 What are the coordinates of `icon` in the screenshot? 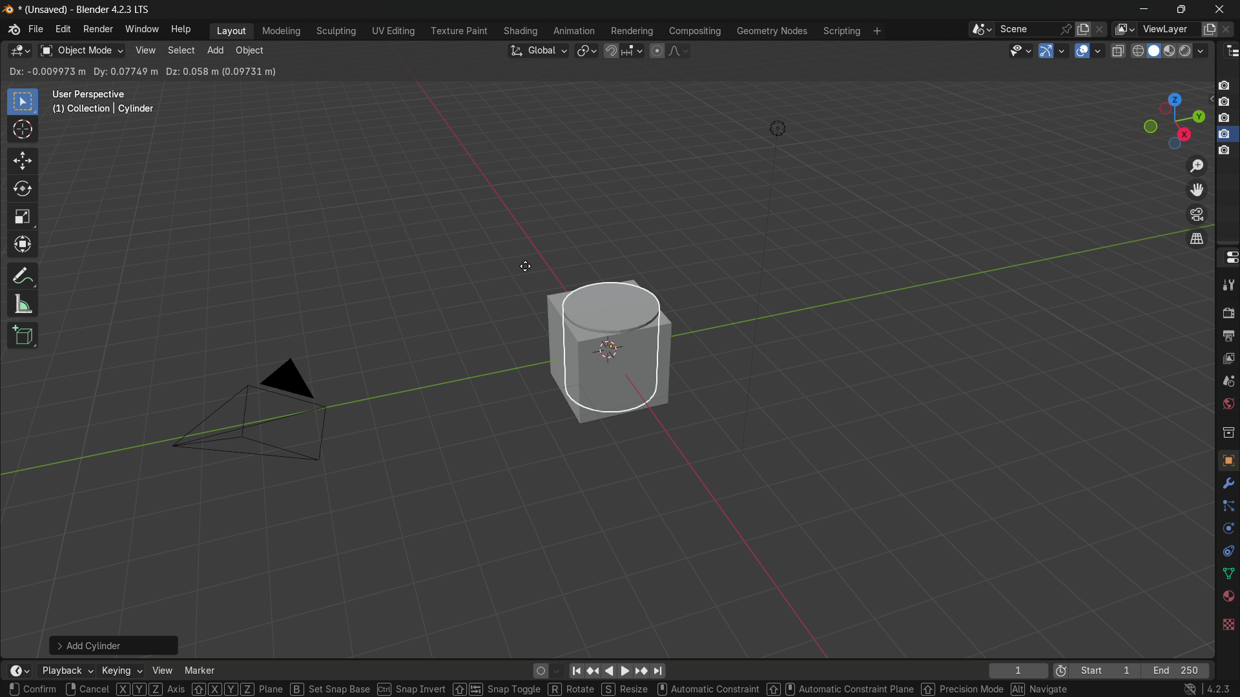 It's located at (1227, 506).